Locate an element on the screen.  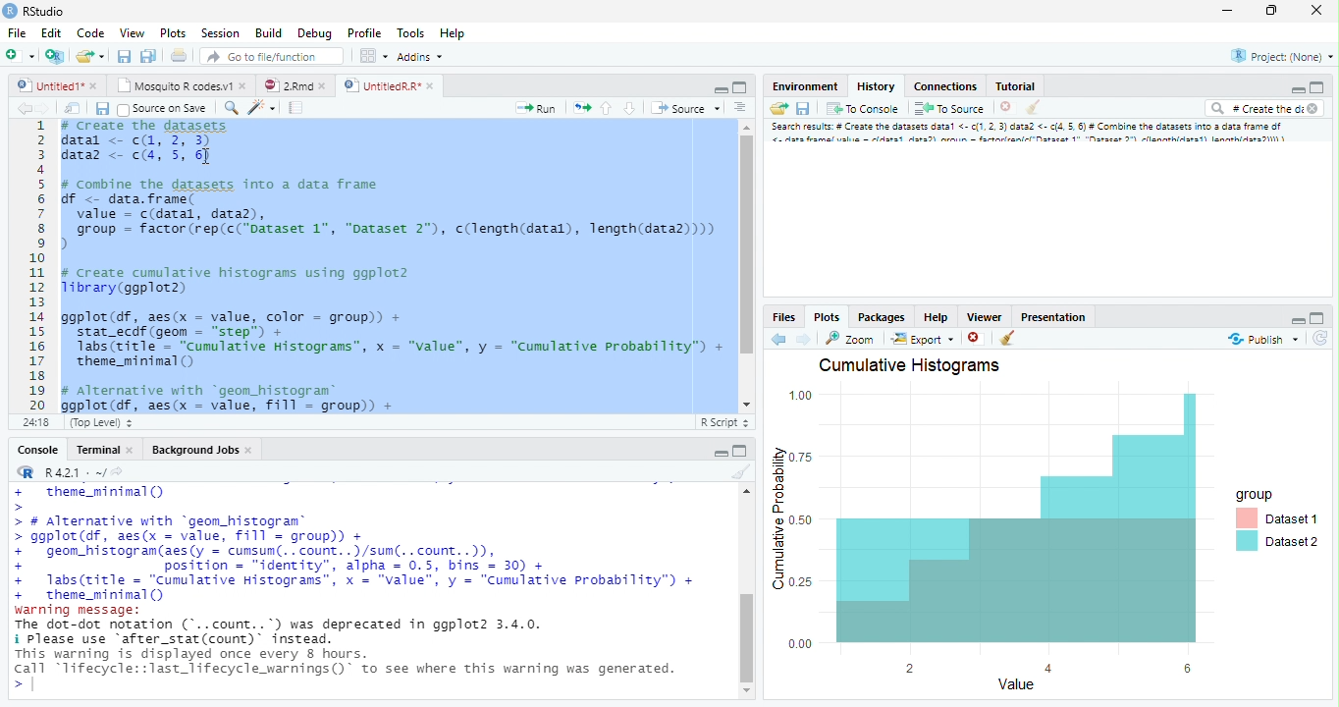
Build is located at coordinates (270, 33).